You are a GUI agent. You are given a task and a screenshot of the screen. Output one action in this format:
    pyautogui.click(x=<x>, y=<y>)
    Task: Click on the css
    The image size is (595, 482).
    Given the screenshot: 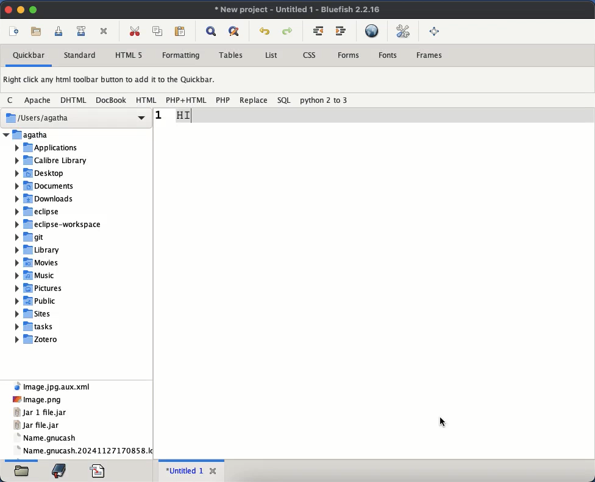 What is the action you would take?
    pyautogui.click(x=311, y=55)
    